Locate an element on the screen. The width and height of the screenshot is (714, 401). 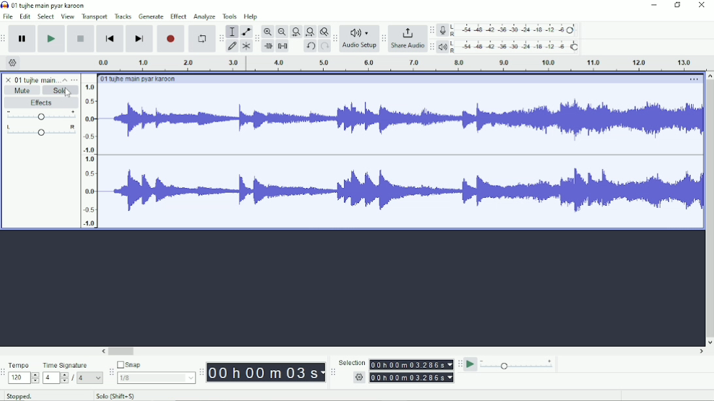
Minimize is located at coordinates (654, 5).